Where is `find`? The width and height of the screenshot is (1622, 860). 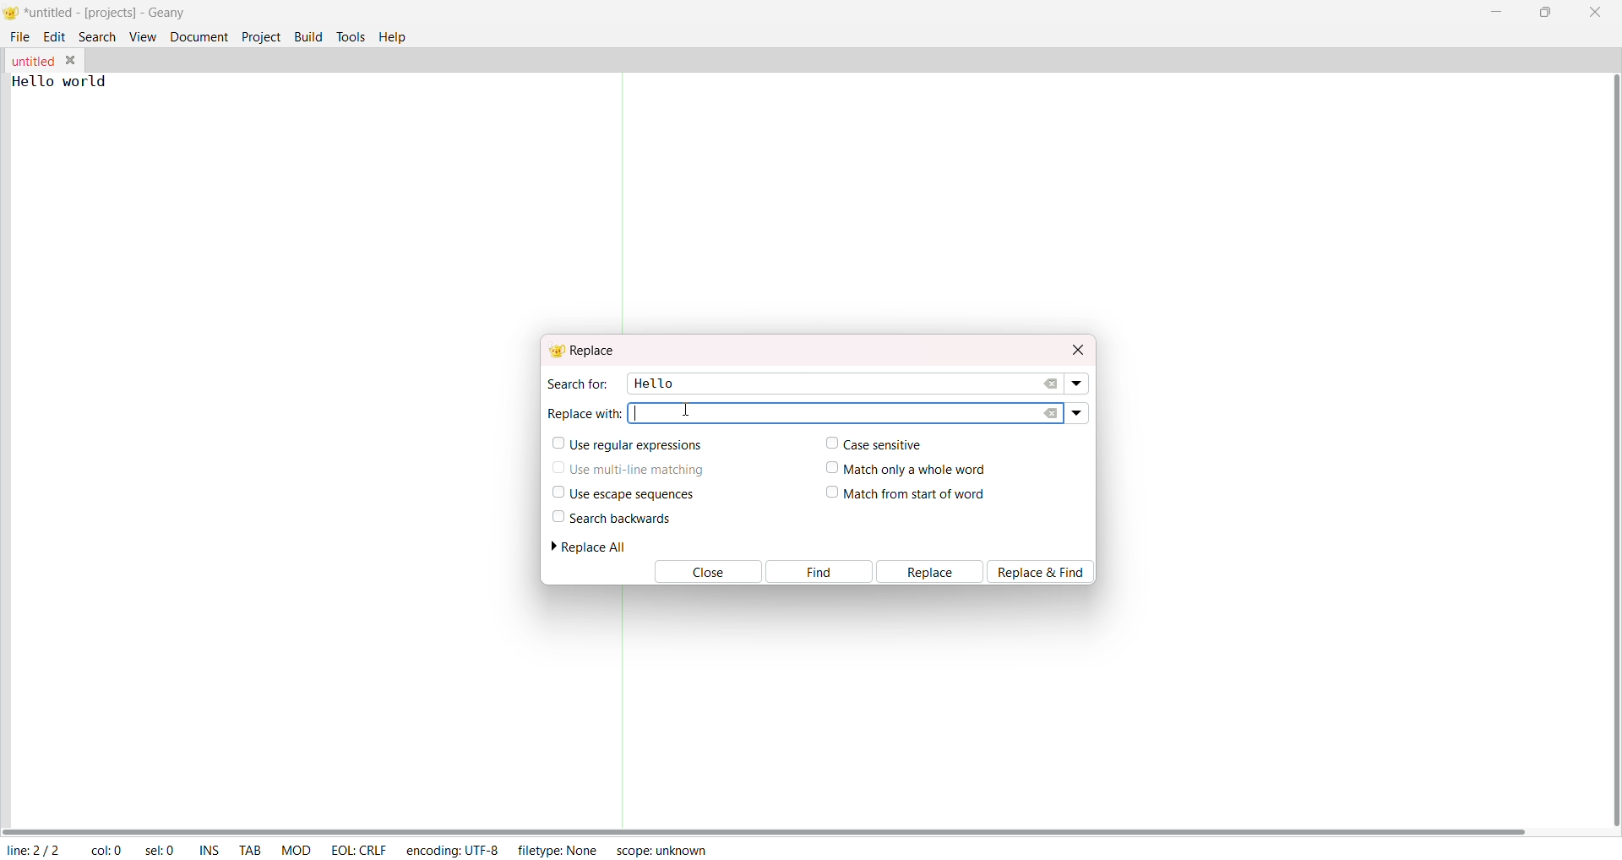 find is located at coordinates (819, 572).